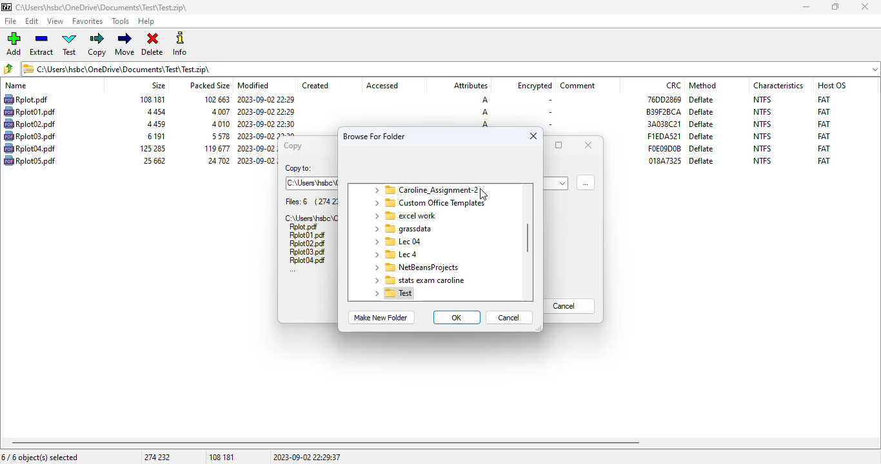  I want to click on modified date & time, so click(266, 100).